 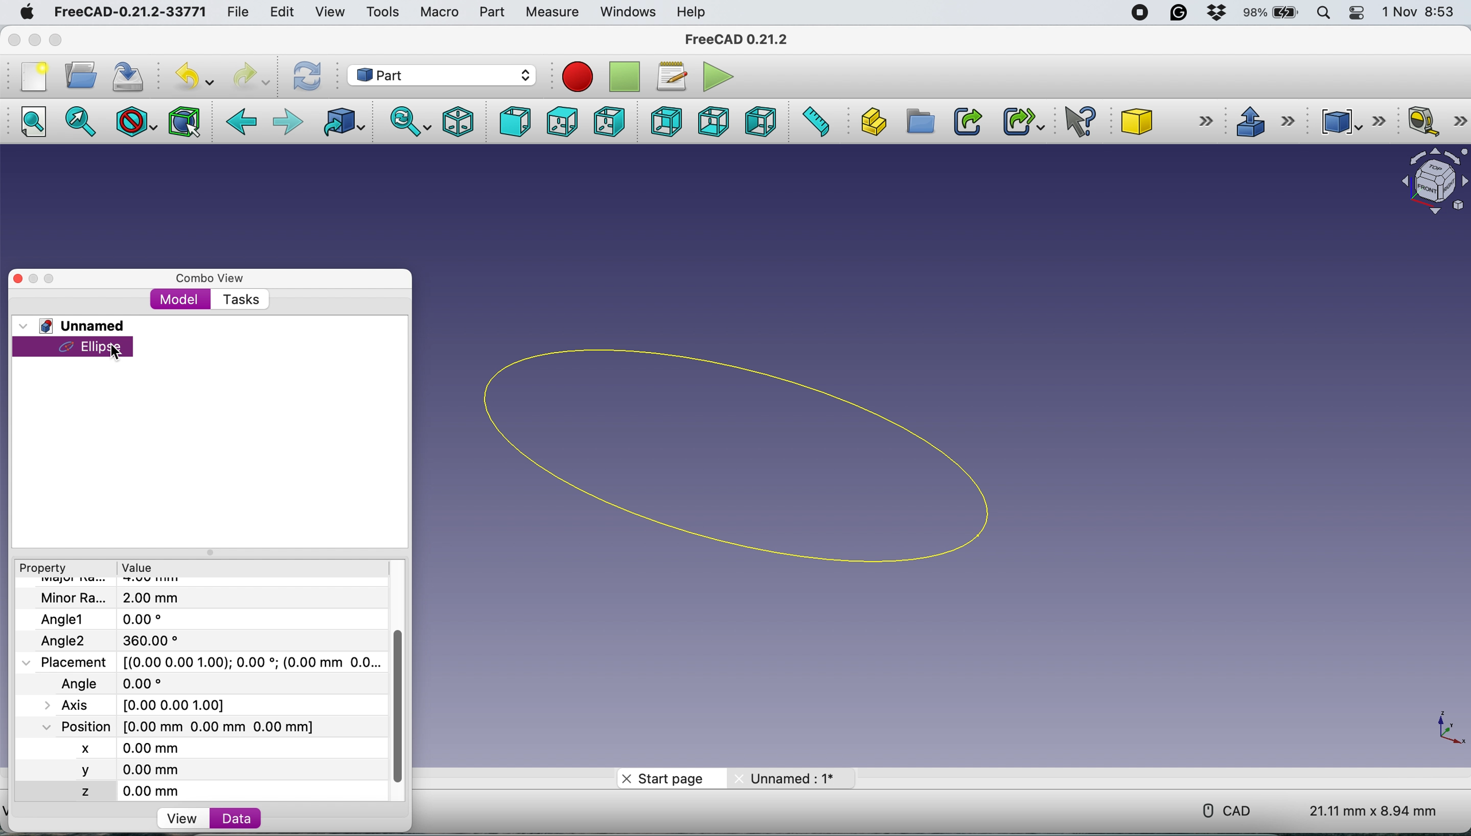 I want to click on x, so click(x=102, y=746).